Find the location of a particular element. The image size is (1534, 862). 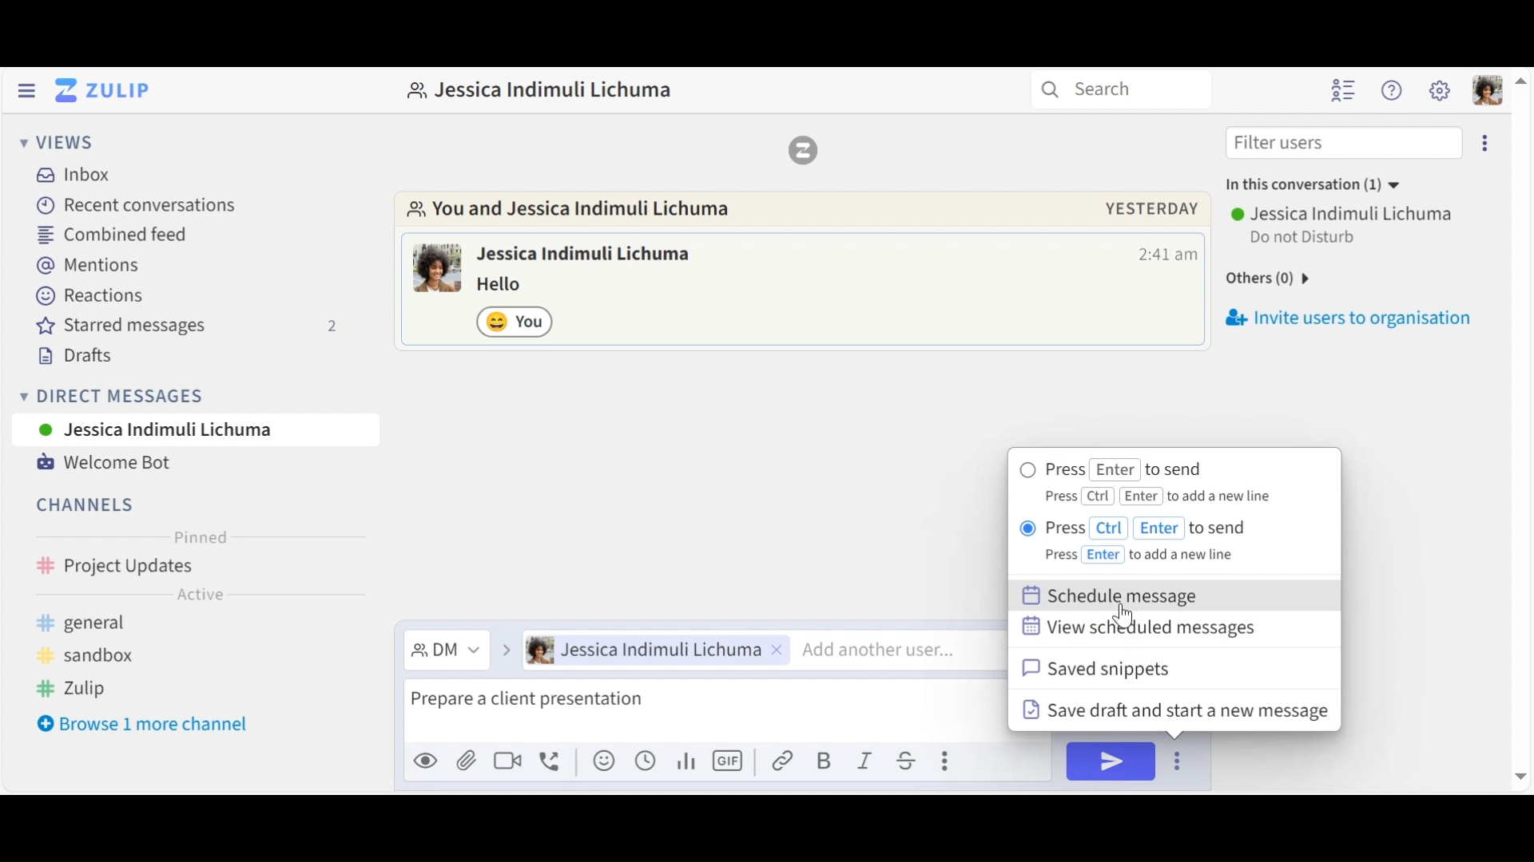

Filter users is located at coordinates (1343, 142).